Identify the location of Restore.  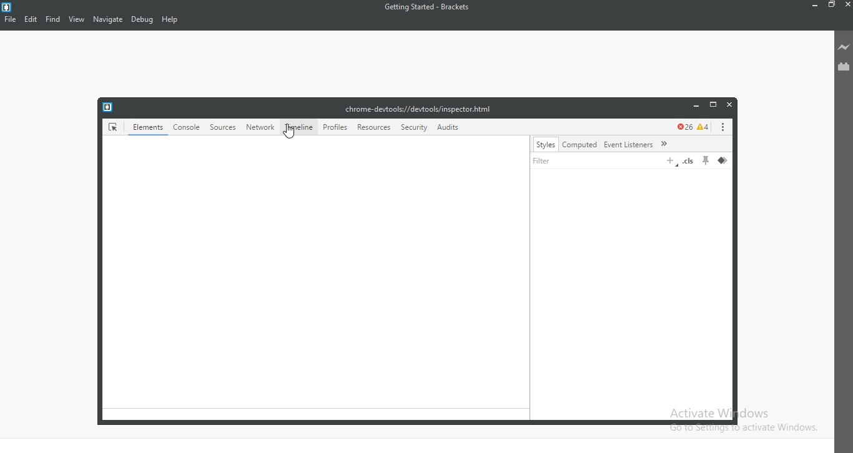
(832, 5).